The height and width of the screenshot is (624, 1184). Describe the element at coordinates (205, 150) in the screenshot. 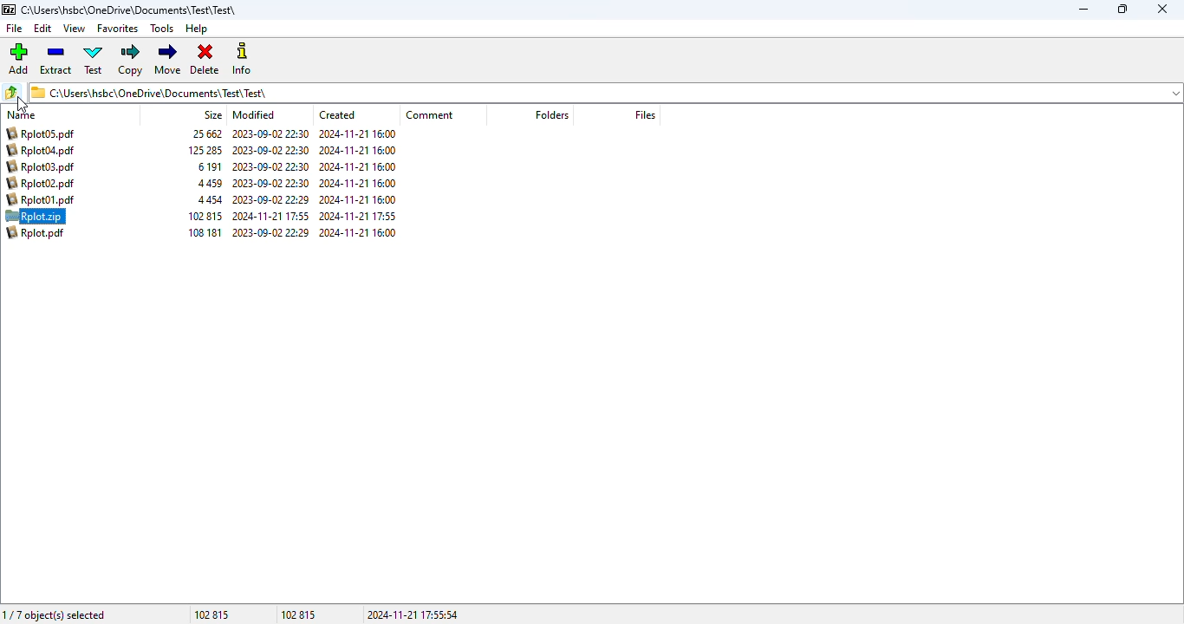

I see `125 285` at that location.